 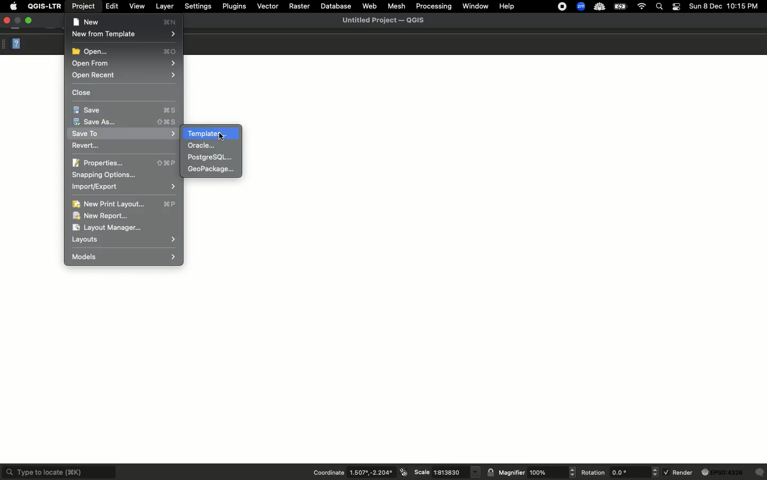 What do you see at coordinates (84, 6) in the screenshot?
I see `Project` at bounding box center [84, 6].